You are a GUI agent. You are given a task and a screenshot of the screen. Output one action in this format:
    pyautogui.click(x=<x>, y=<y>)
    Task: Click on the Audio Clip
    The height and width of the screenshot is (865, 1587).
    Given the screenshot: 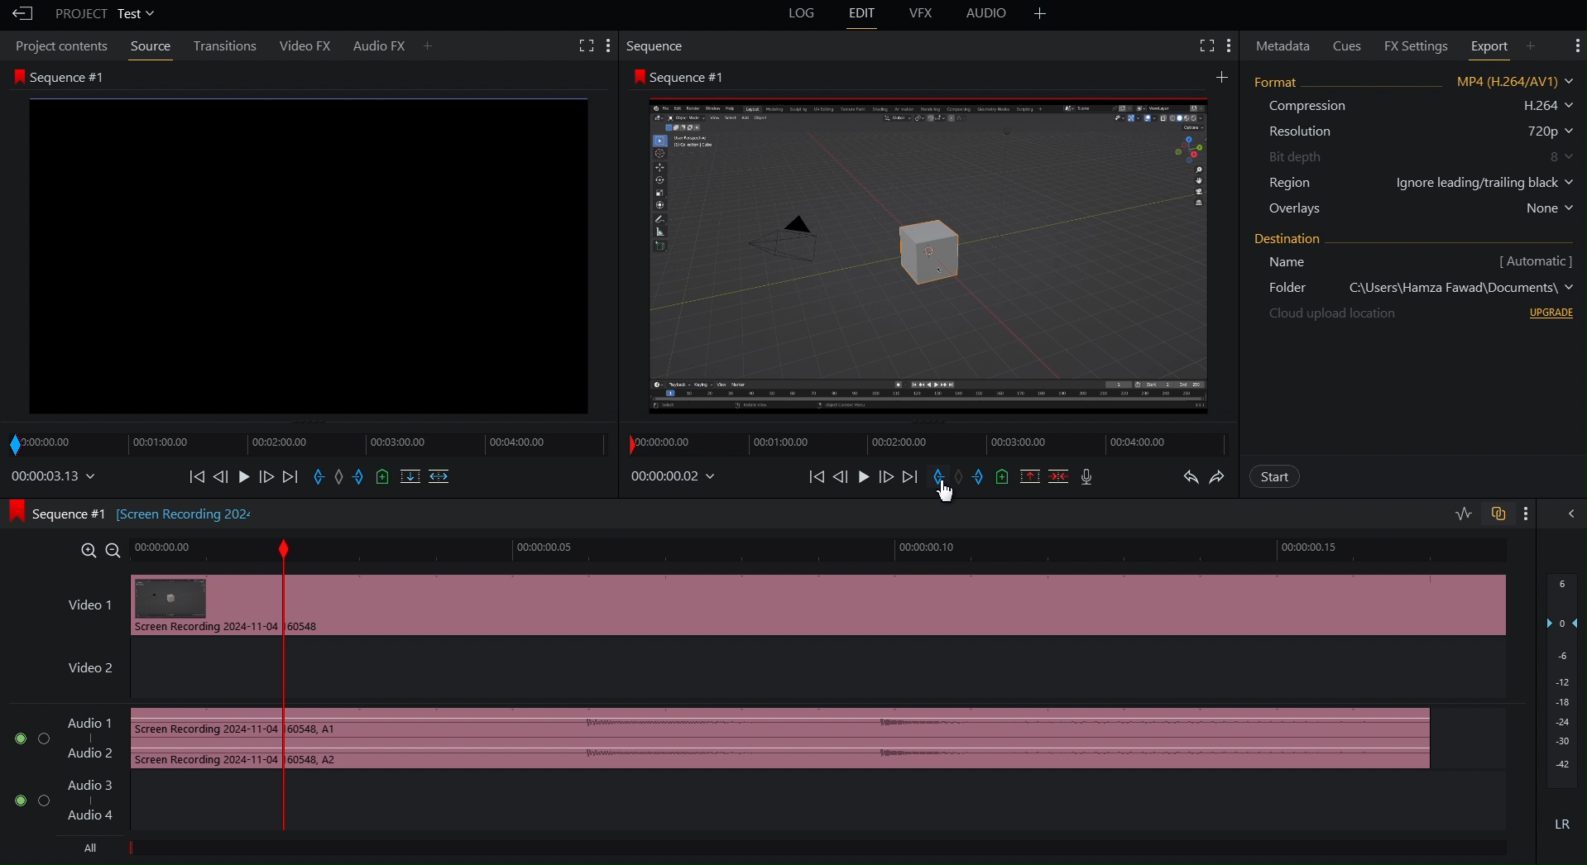 What is the action you would take?
    pyautogui.click(x=886, y=737)
    